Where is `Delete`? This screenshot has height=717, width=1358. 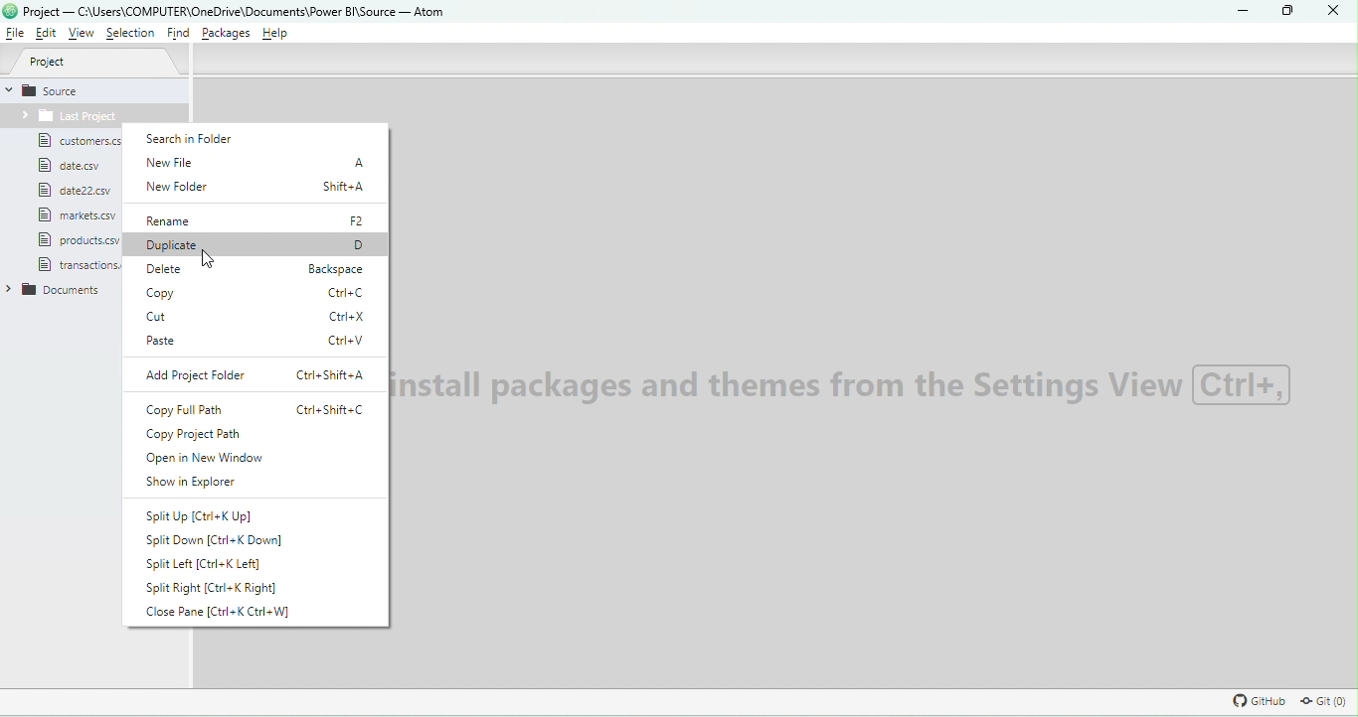 Delete is located at coordinates (255, 272).